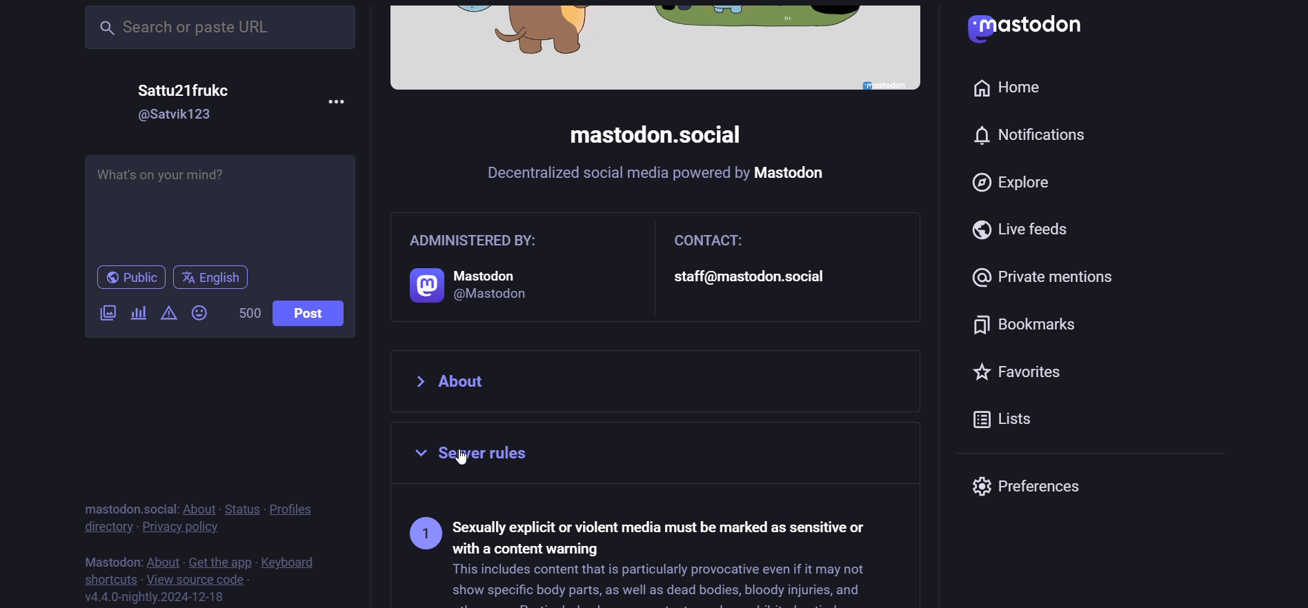  I want to click on live feed, so click(1022, 230).